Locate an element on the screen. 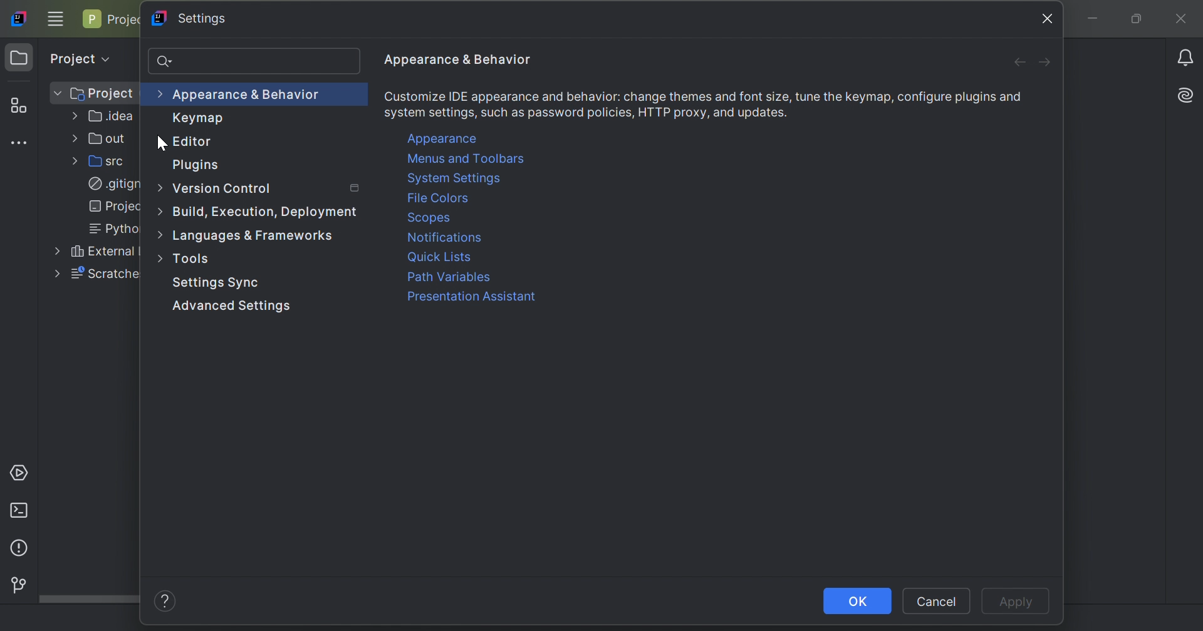 This screenshot has width=1203, height=631. Notifications is located at coordinates (1187, 57).